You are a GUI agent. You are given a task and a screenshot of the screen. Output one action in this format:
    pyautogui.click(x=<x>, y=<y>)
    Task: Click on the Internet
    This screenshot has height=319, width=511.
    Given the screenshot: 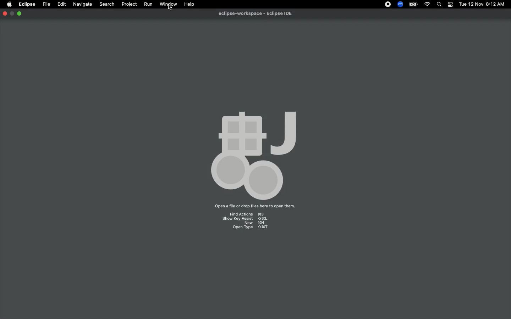 What is the action you would take?
    pyautogui.click(x=427, y=5)
    